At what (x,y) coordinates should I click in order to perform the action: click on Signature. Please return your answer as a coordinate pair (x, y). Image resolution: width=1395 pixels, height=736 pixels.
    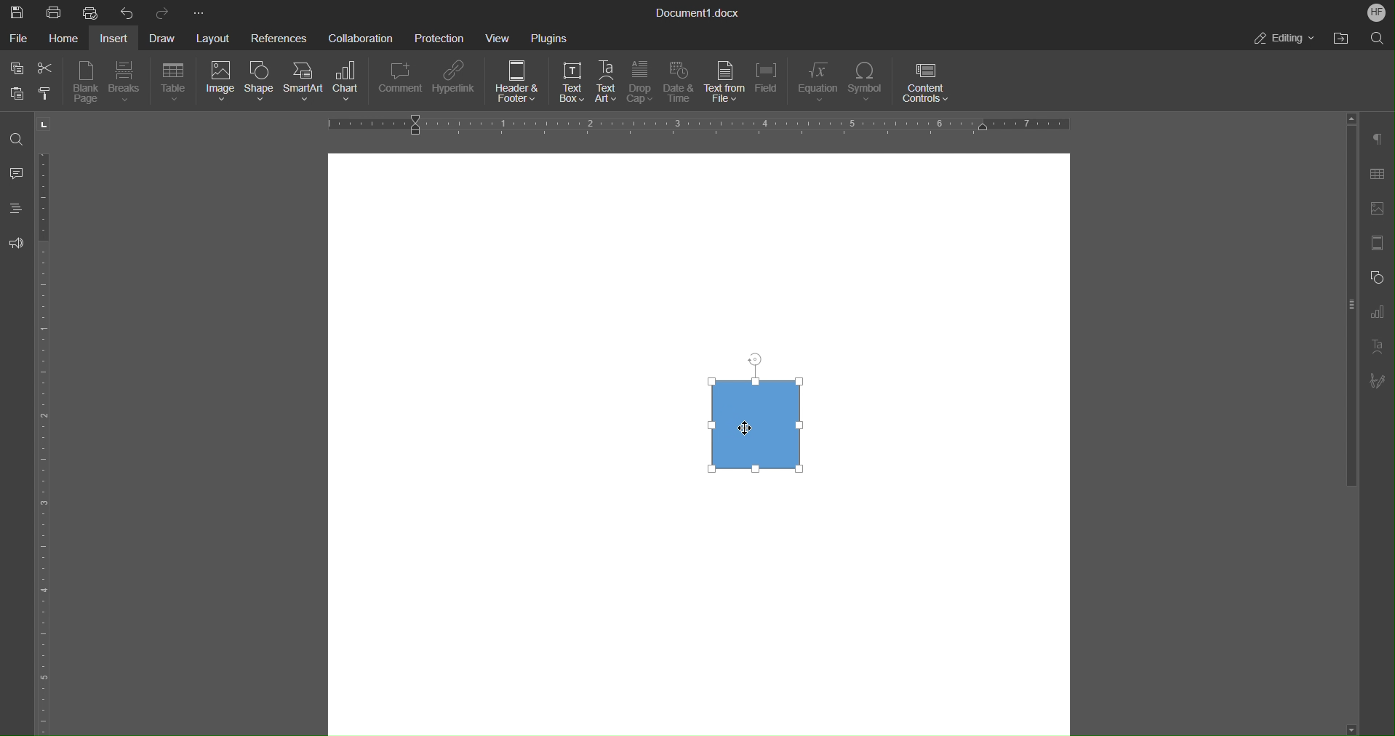
    Looking at the image, I should click on (1383, 381).